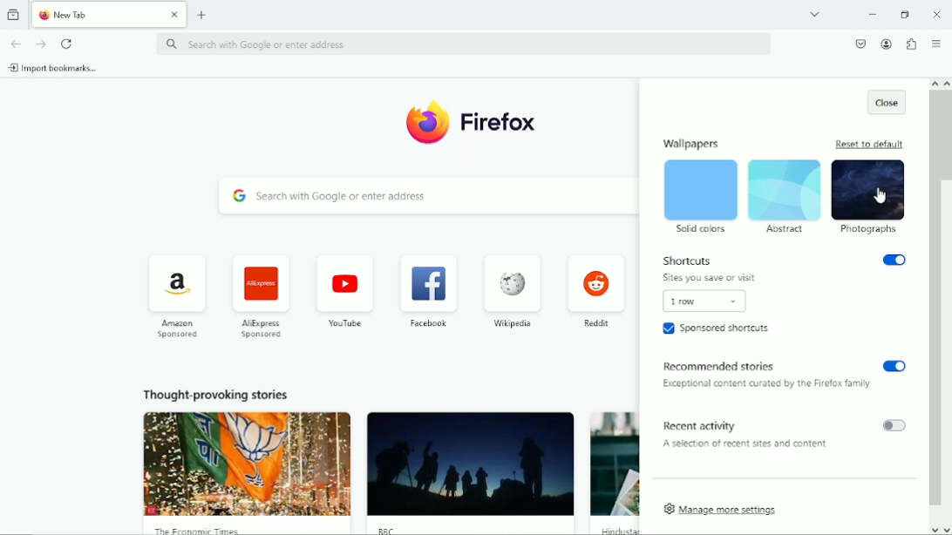 The width and height of the screenshot is (952, 535). Describe the element at coordinates (173, 296) in the screenshot. I see `Amazon` at that location.